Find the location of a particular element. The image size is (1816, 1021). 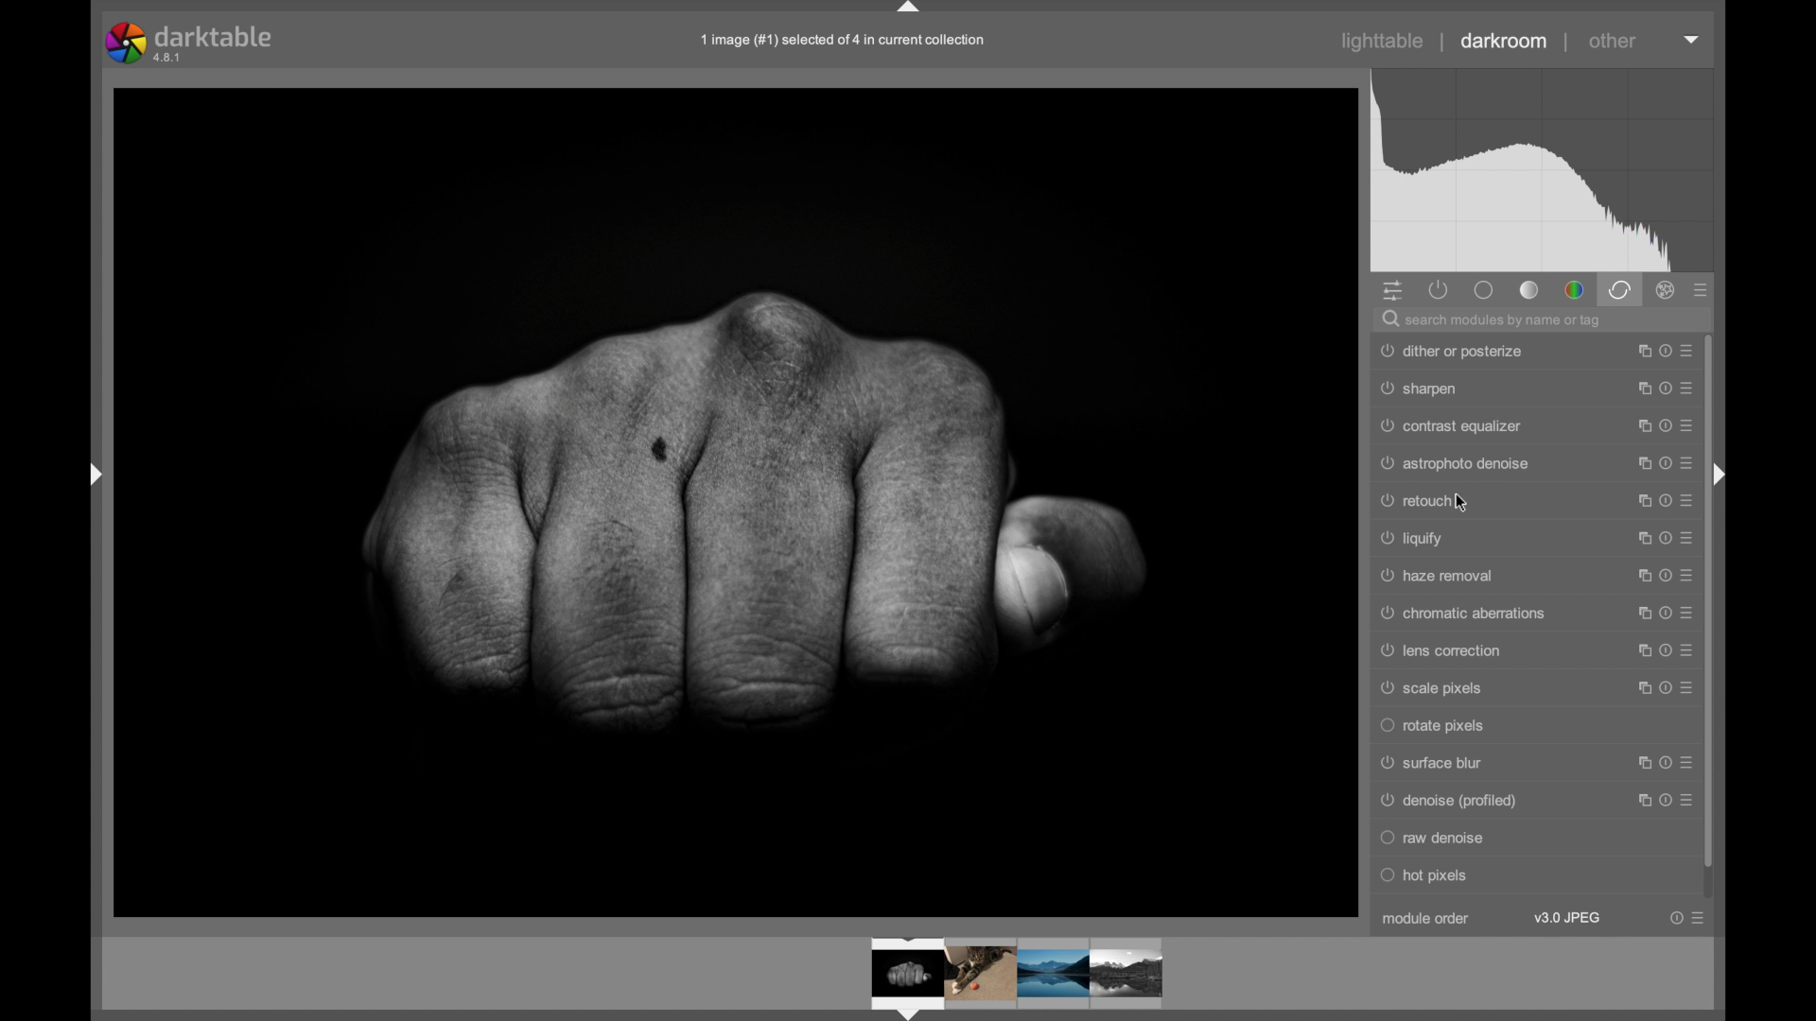

help is located at coordinates (1661, 613).